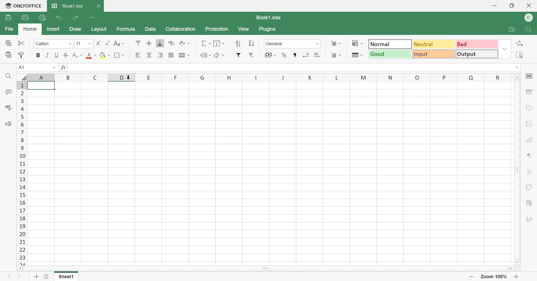 The height and width of the screenshot is (281, 537). What do you see at coordinates (530, 108) in the screenshot?
I see `Shape settings` at bounding box center [530, 108].